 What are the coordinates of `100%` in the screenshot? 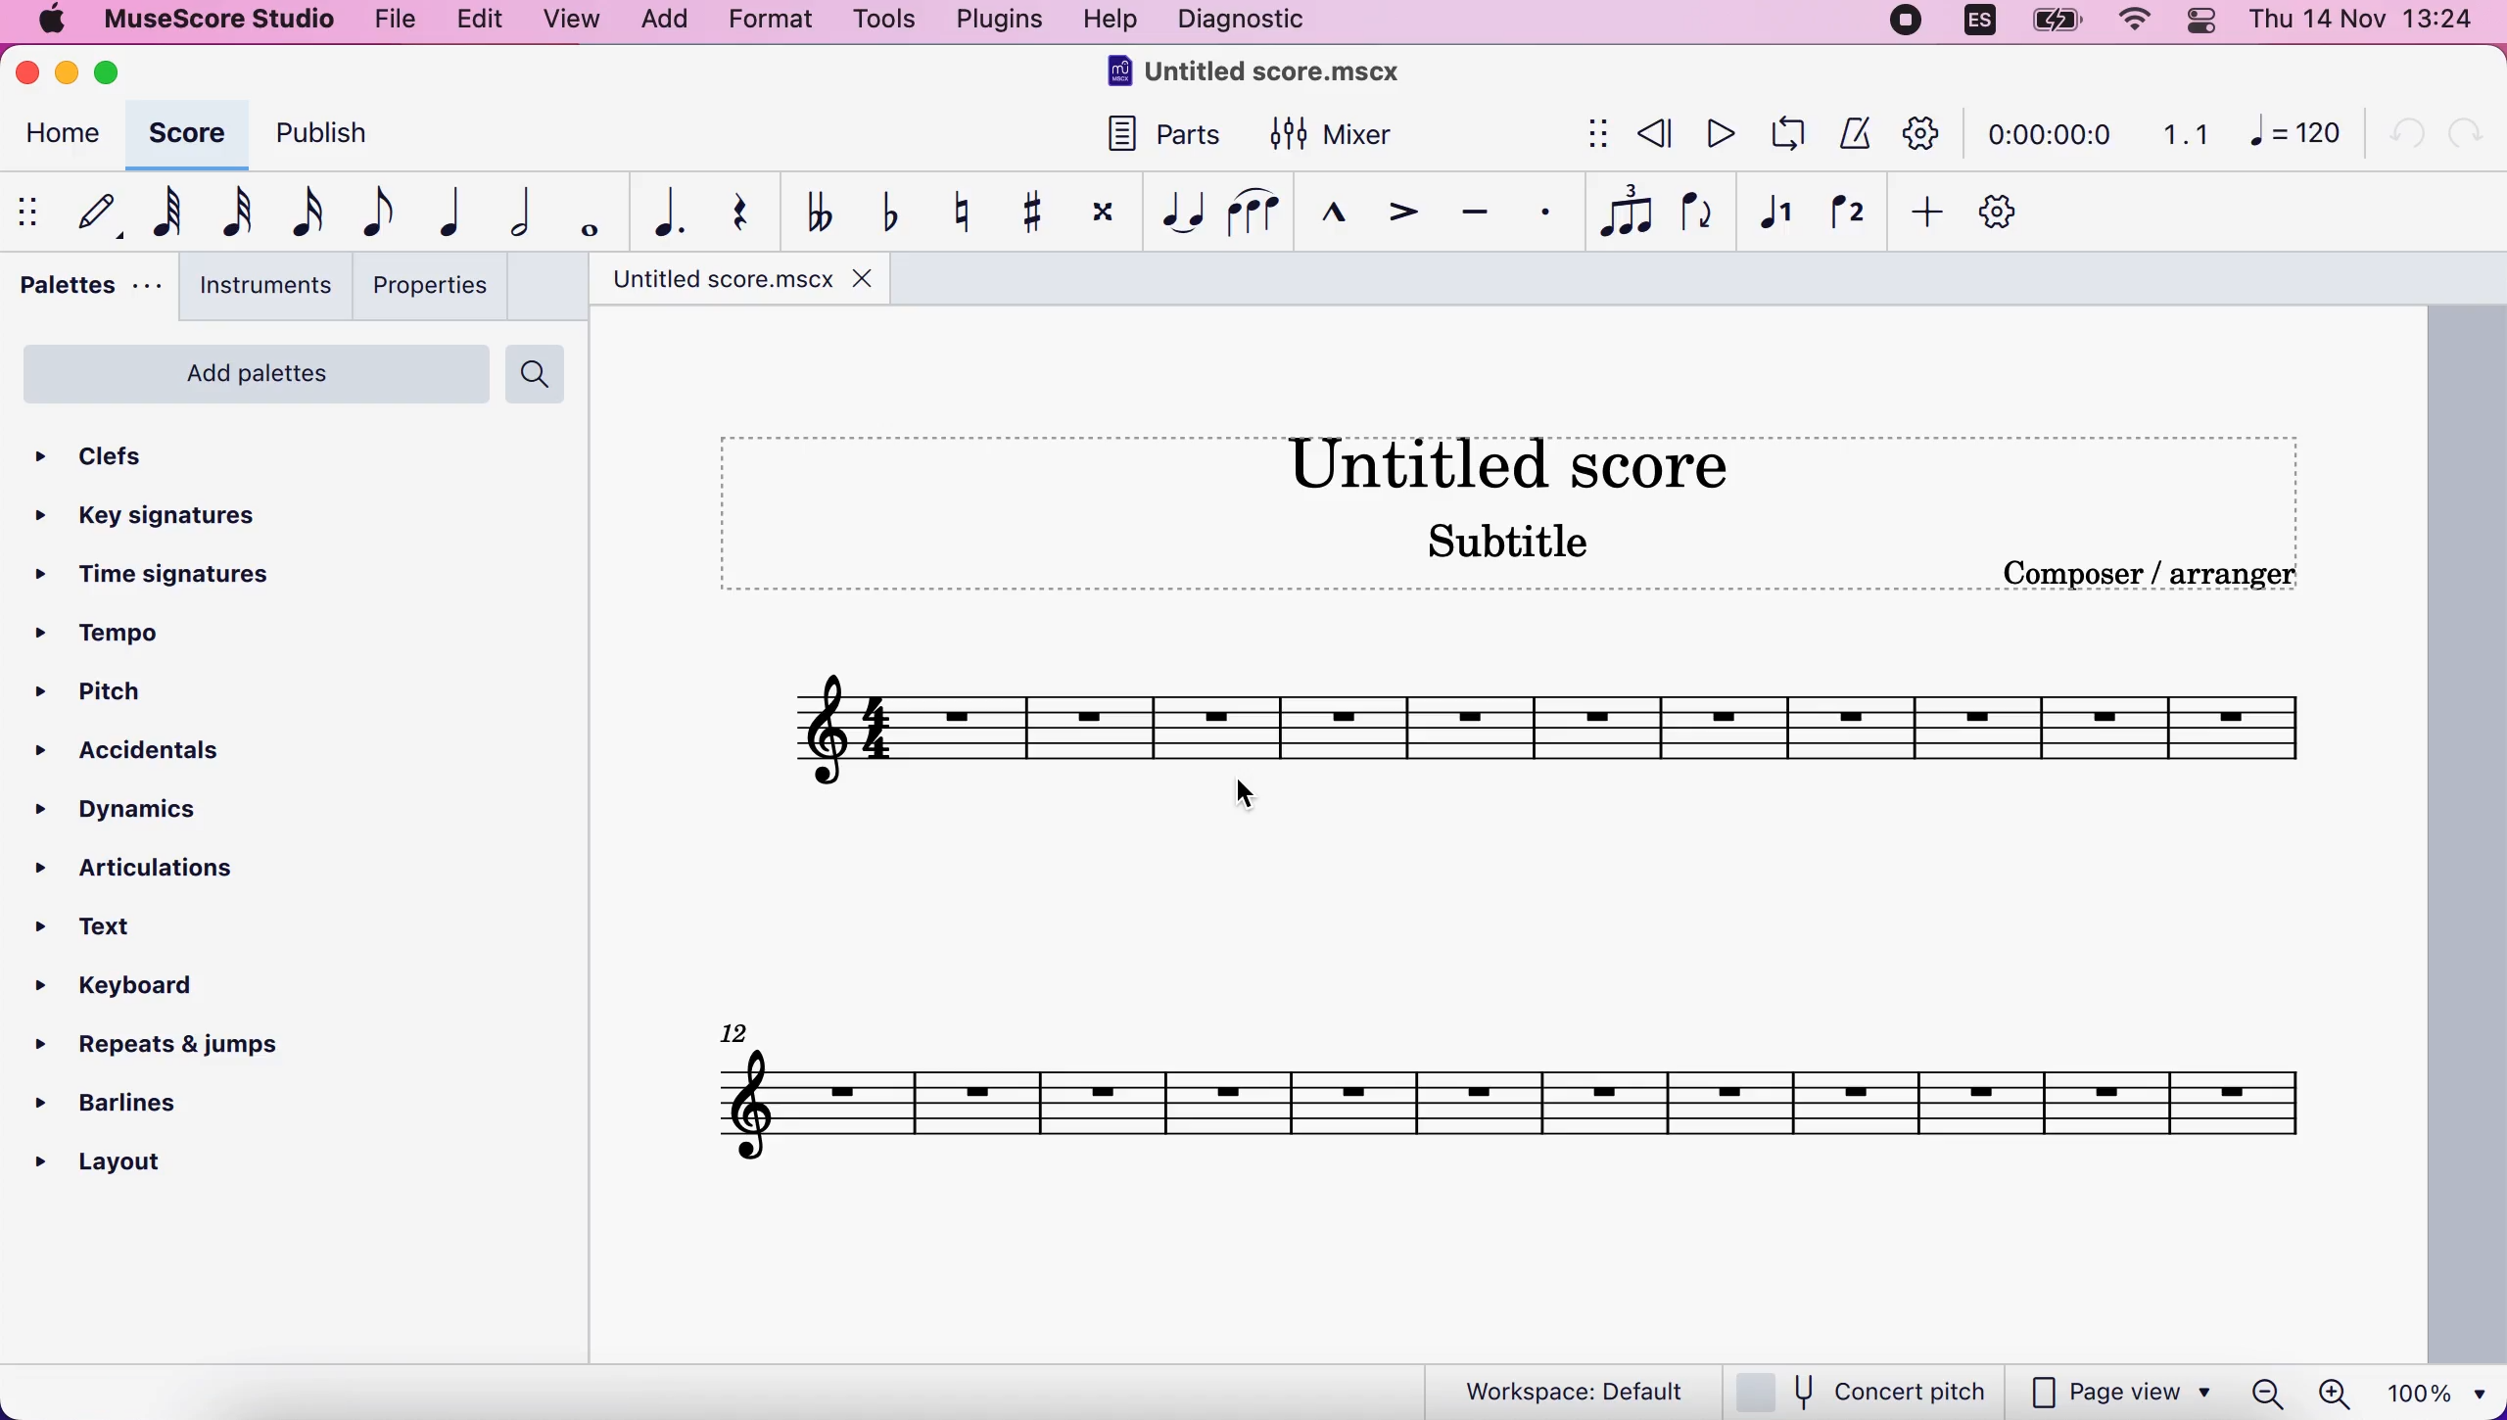 It's located at (2436, 1390).